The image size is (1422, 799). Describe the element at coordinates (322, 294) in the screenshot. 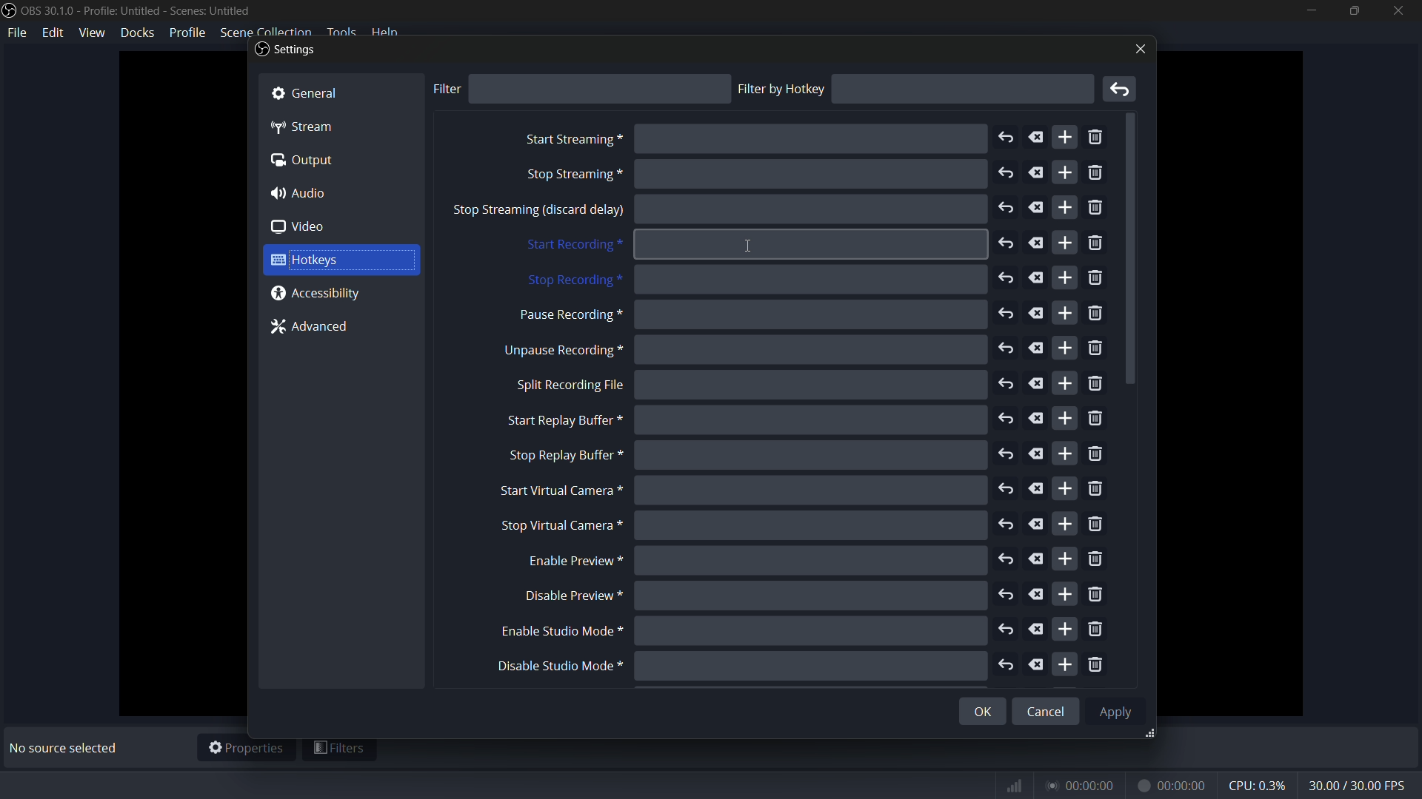

I see `@ Accessibility` at that location.